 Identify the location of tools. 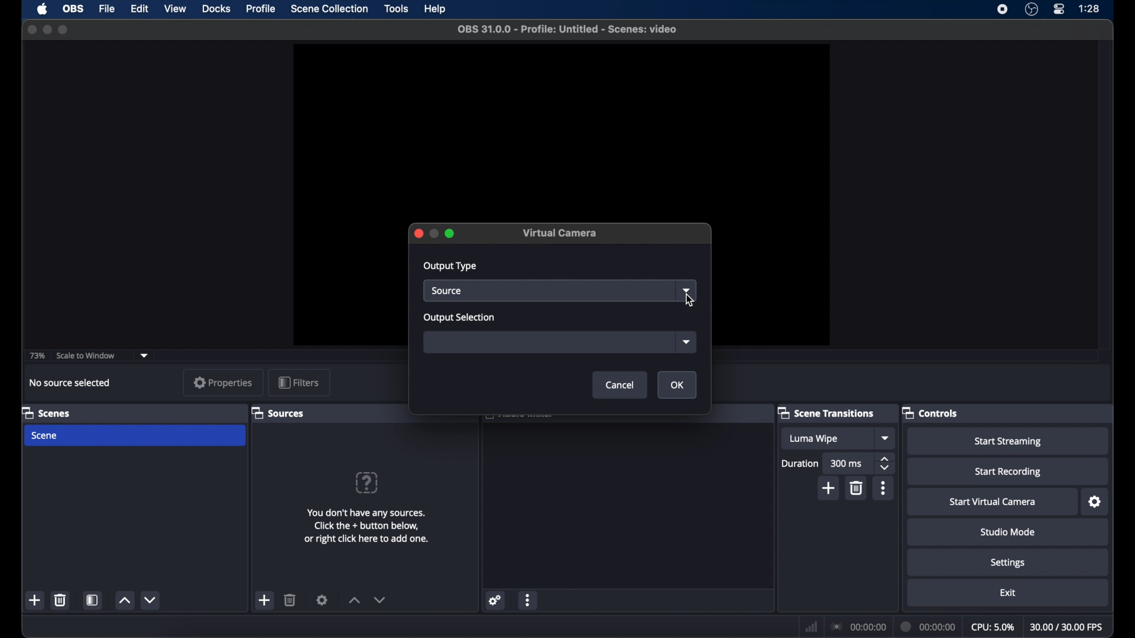
(397, 8).